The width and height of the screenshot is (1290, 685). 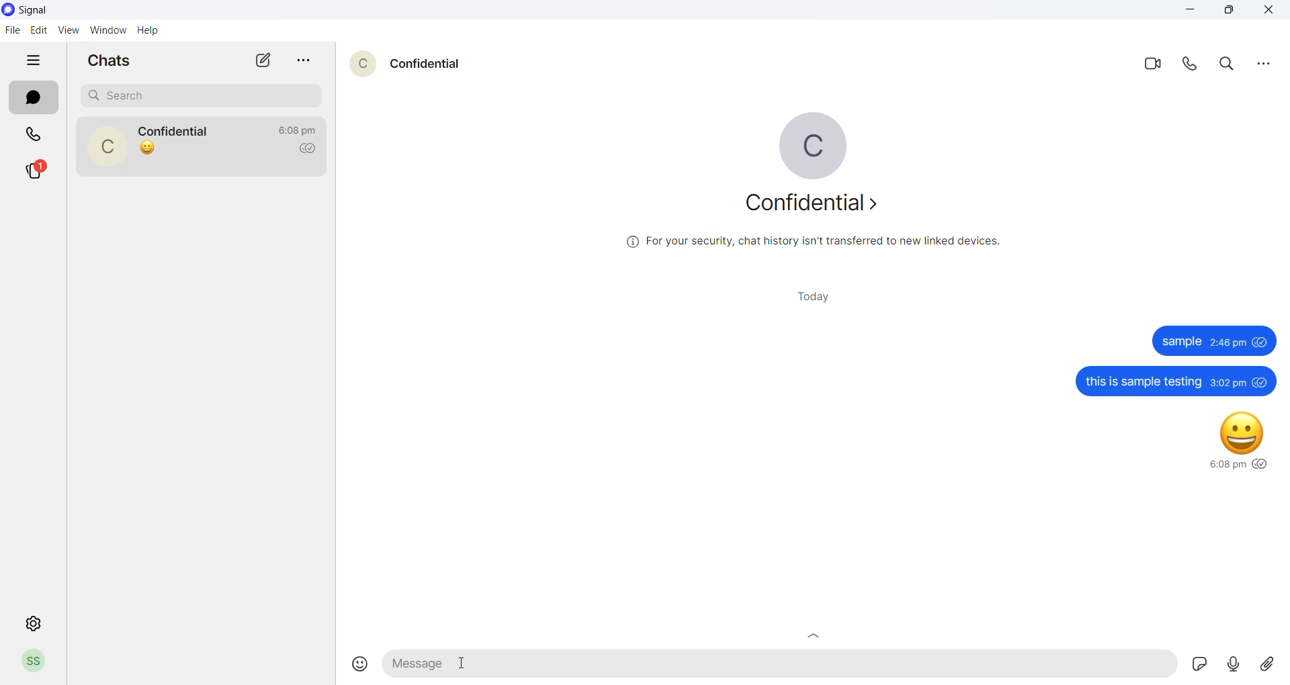 What do you see at coordinates (179, 131) in the screenshot?
I see `contact name` at bounding box center [179, 131].